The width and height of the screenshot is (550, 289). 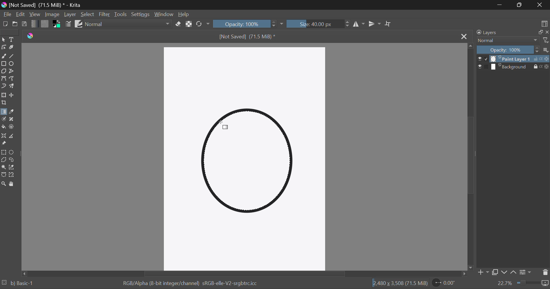 What do you see at coordinates (4, 127) in the screenshot?
I see `Fill` at bounding box center [4, 127].